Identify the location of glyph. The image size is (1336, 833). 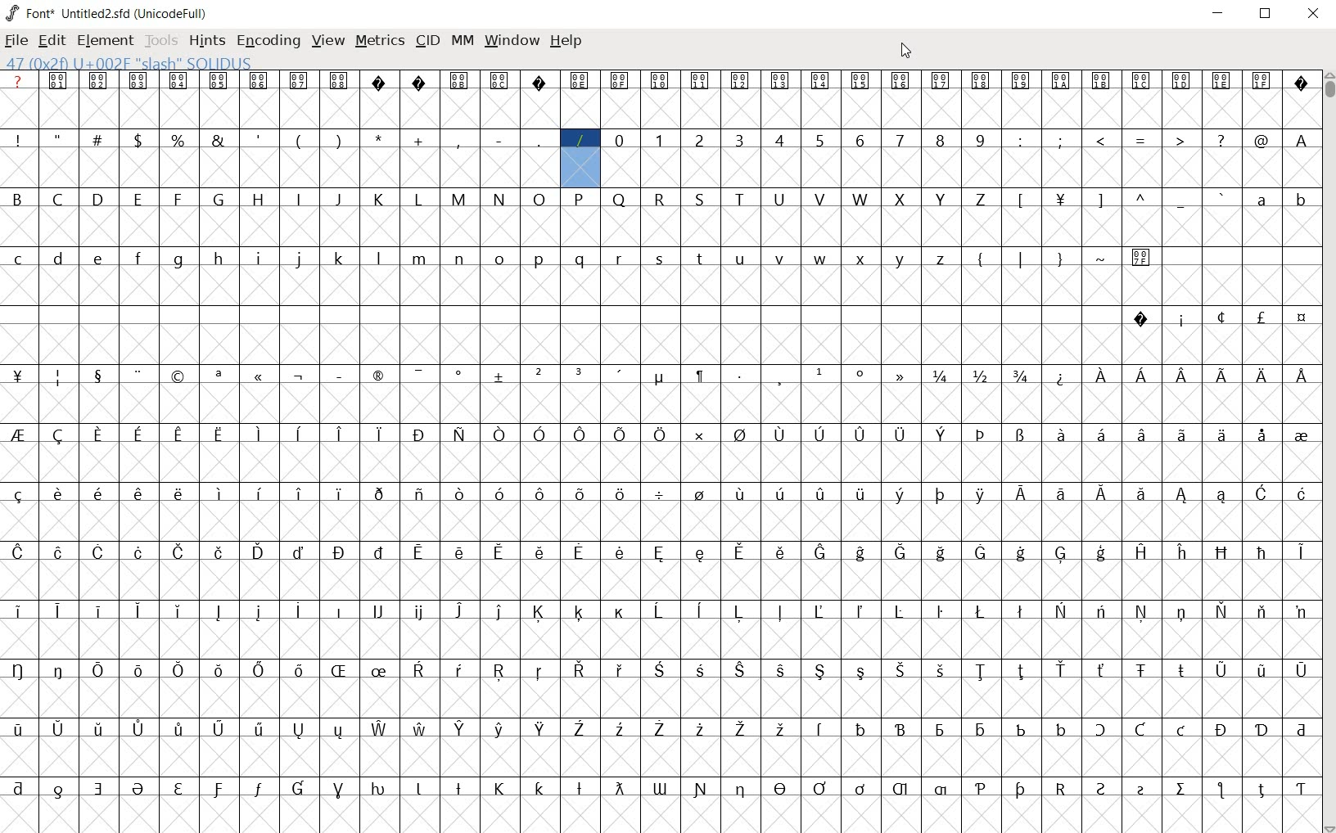
(660, 728).